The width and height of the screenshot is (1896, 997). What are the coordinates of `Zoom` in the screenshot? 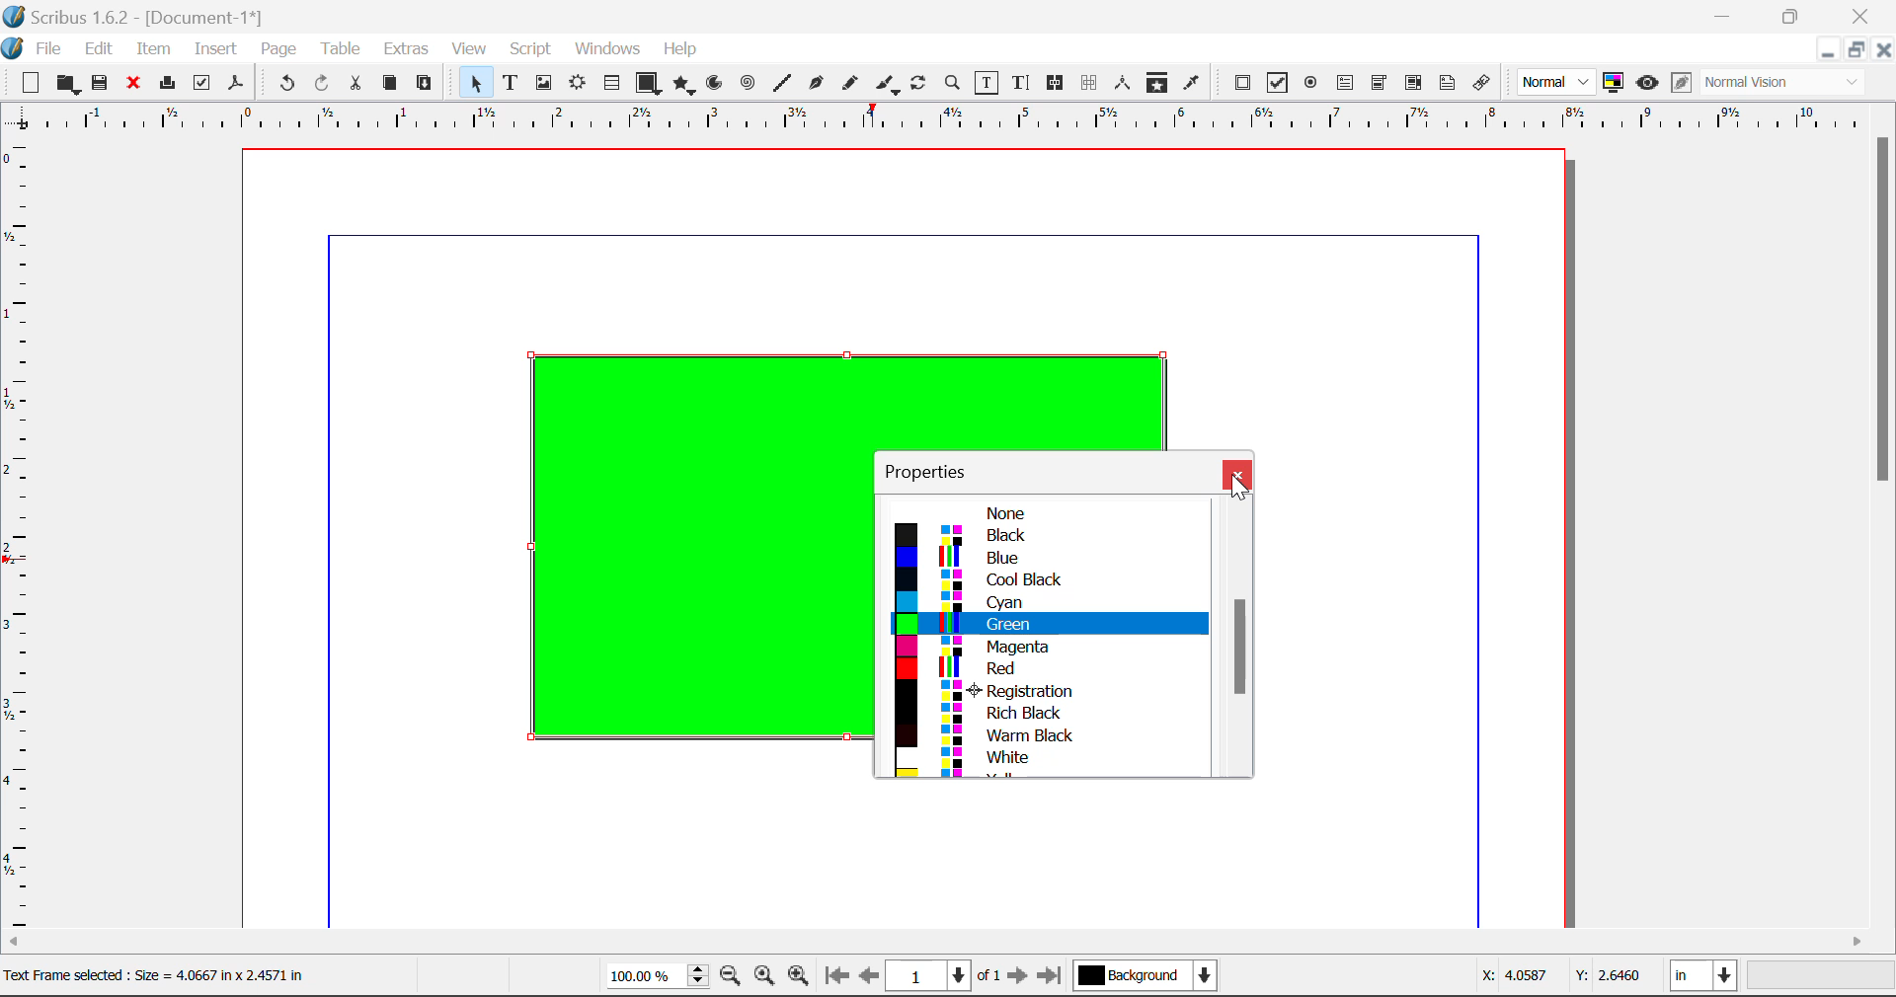 It's located at (954, 82).